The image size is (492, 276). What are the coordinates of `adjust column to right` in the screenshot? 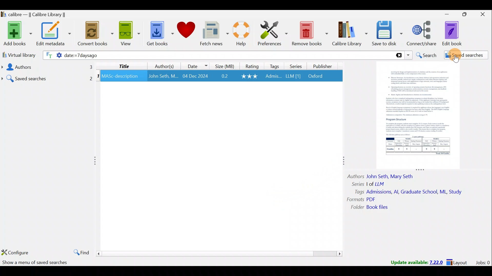 It's located at (343, 162).